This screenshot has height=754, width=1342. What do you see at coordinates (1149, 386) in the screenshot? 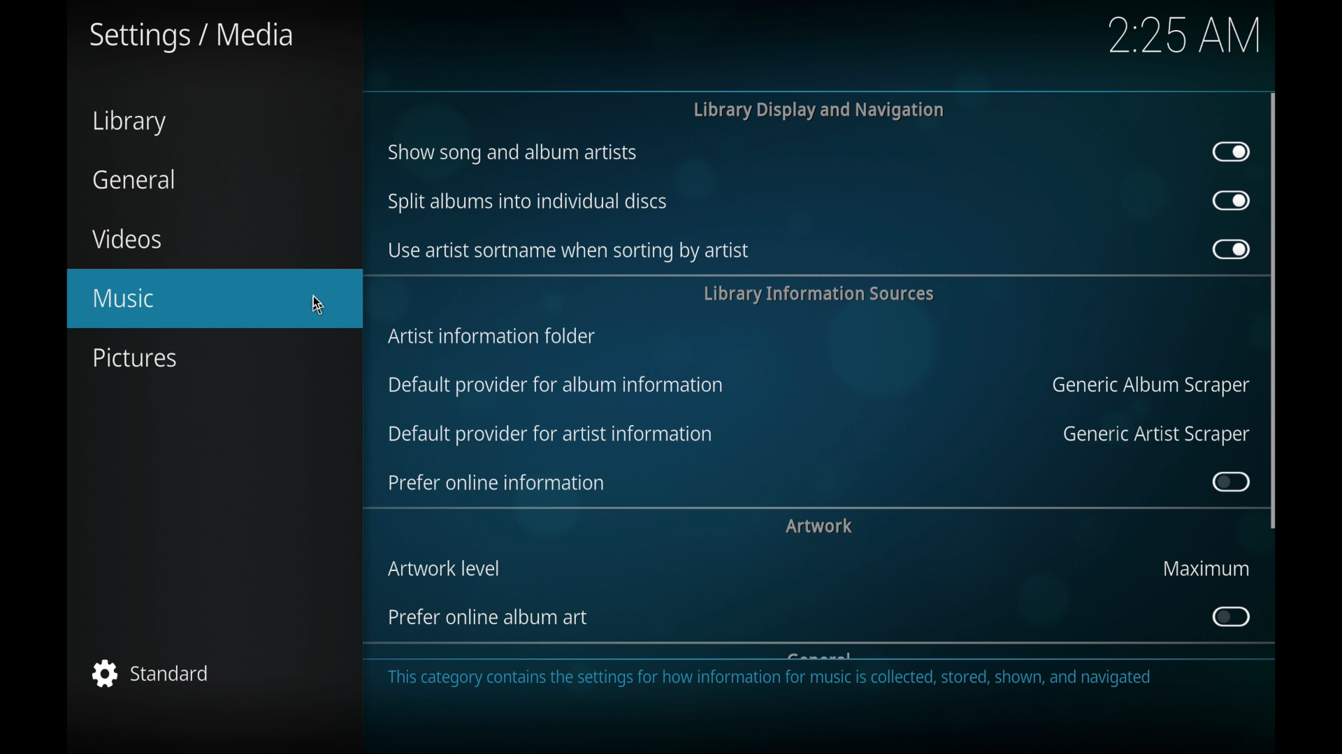
I see `generic album scraper` at bounding box center [1149, 386].